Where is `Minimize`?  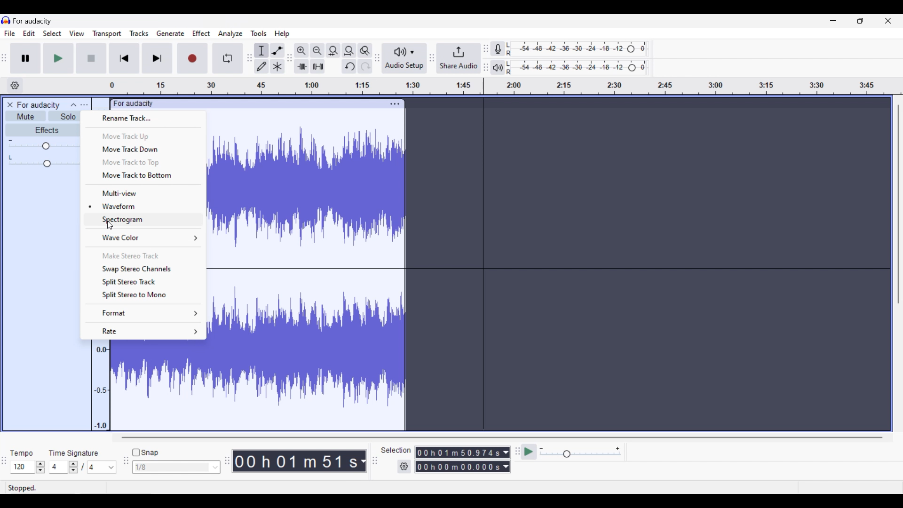
Minimize is located at coordinates (833, 20).